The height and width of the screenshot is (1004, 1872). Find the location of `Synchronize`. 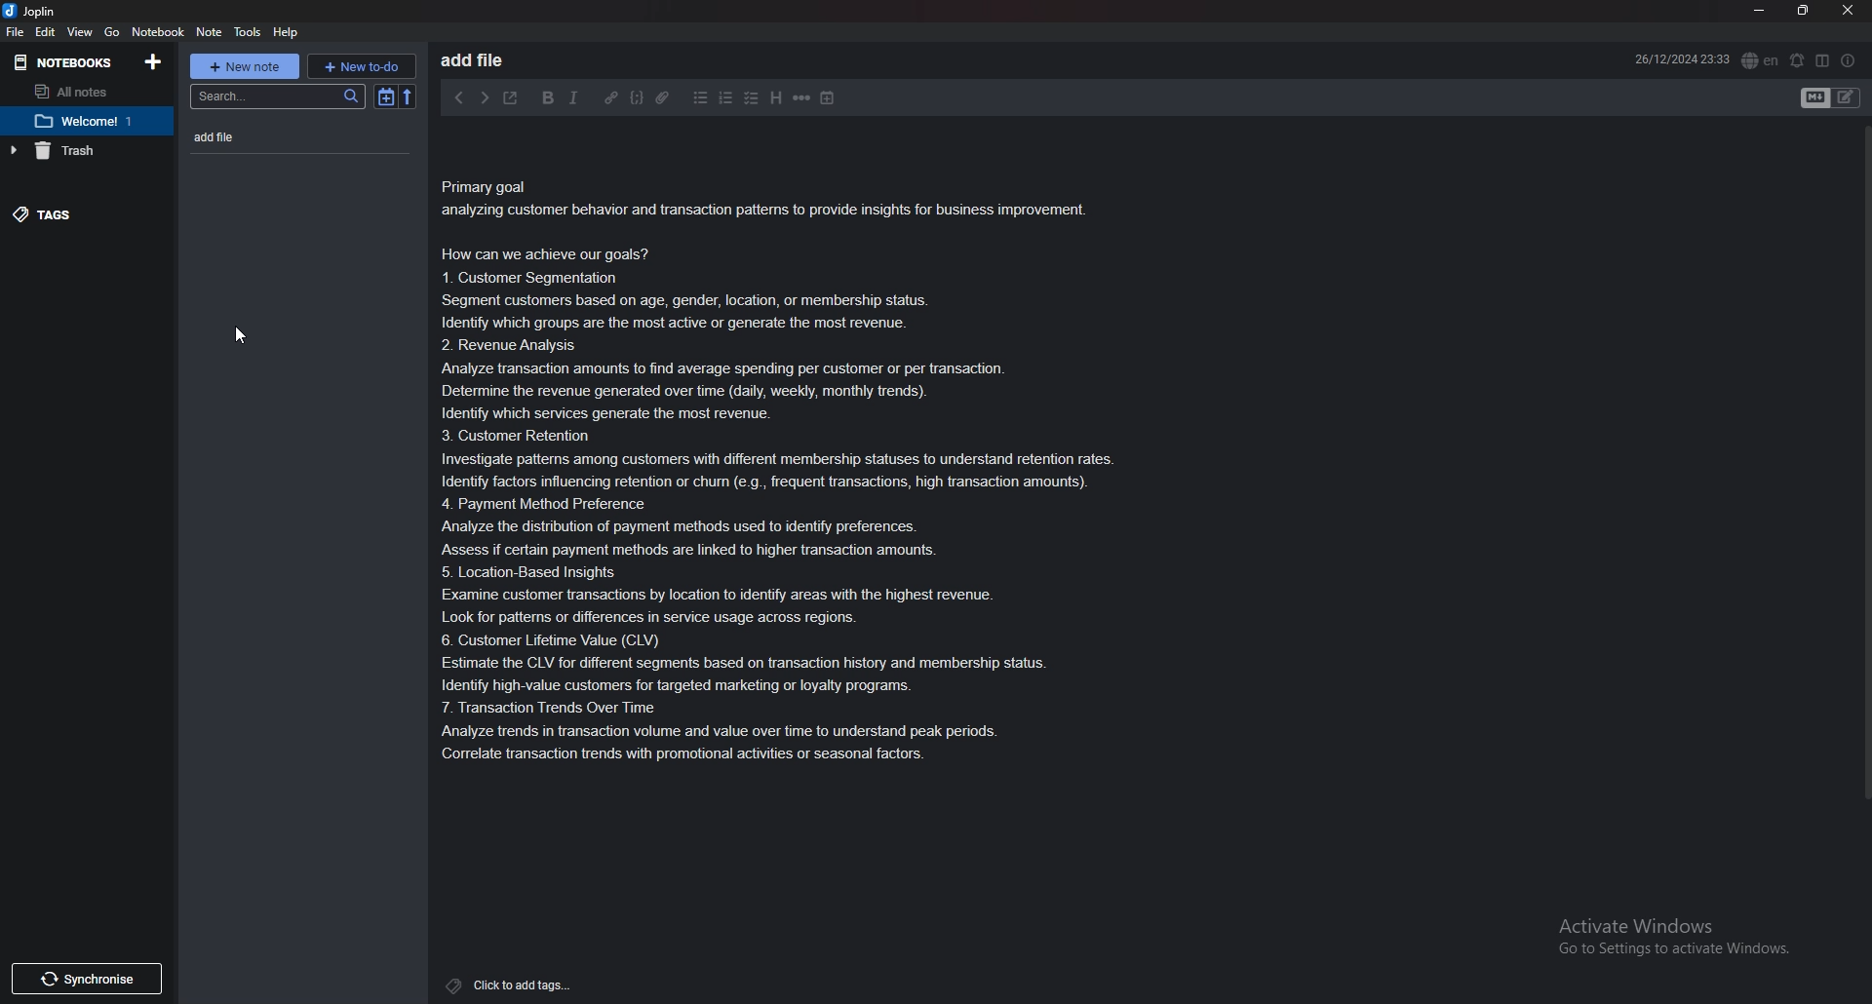

Synchronize is located at coordinates (85, 979).